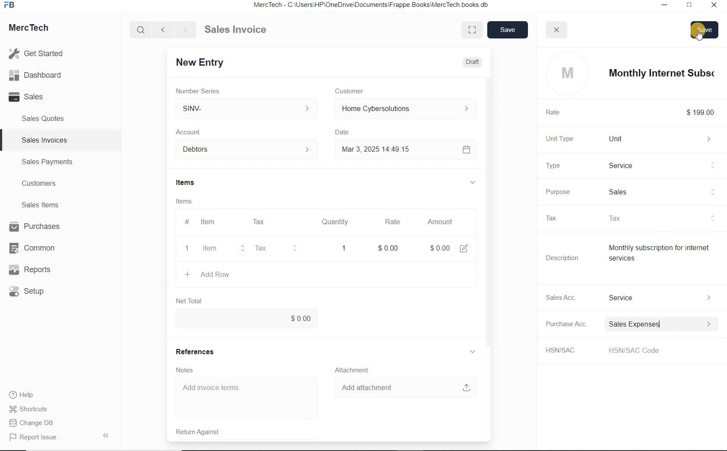 The height and width of the screenshot is (451, 727). Describe the element at coordinates (656, 6) in the screenshot. I see `Minimize` at that location.